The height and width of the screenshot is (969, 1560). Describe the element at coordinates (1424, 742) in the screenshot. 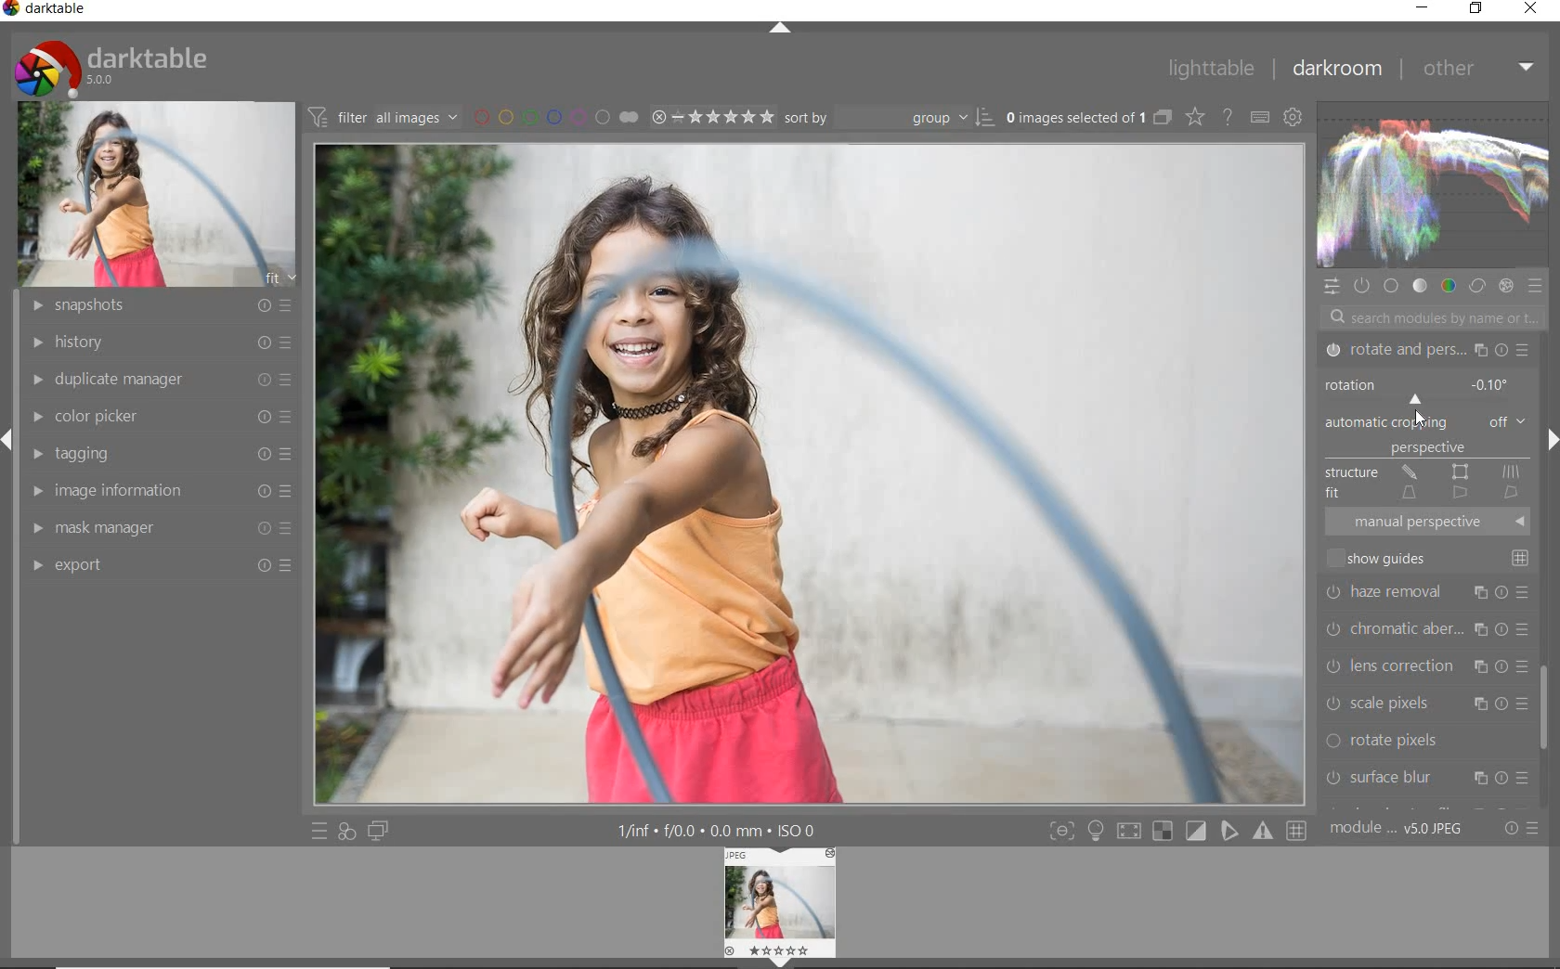

I see `rotate pixels` at that location.